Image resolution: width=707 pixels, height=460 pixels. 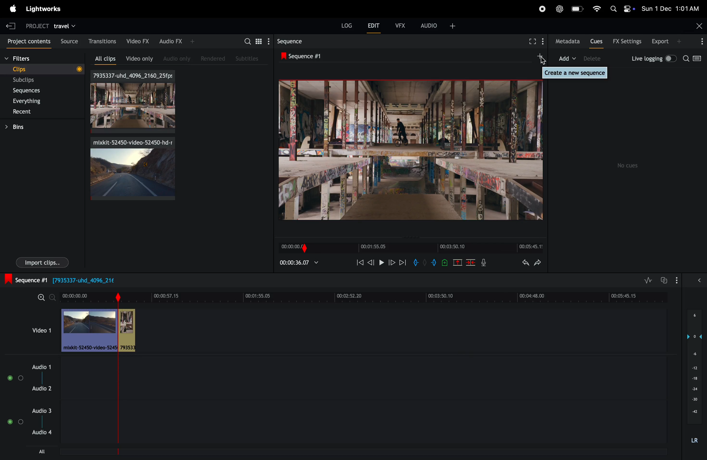 What do you see at coordinates (246, 43) in the screenshot?
I see `search for assets bins` at bounding box center [246, 43].